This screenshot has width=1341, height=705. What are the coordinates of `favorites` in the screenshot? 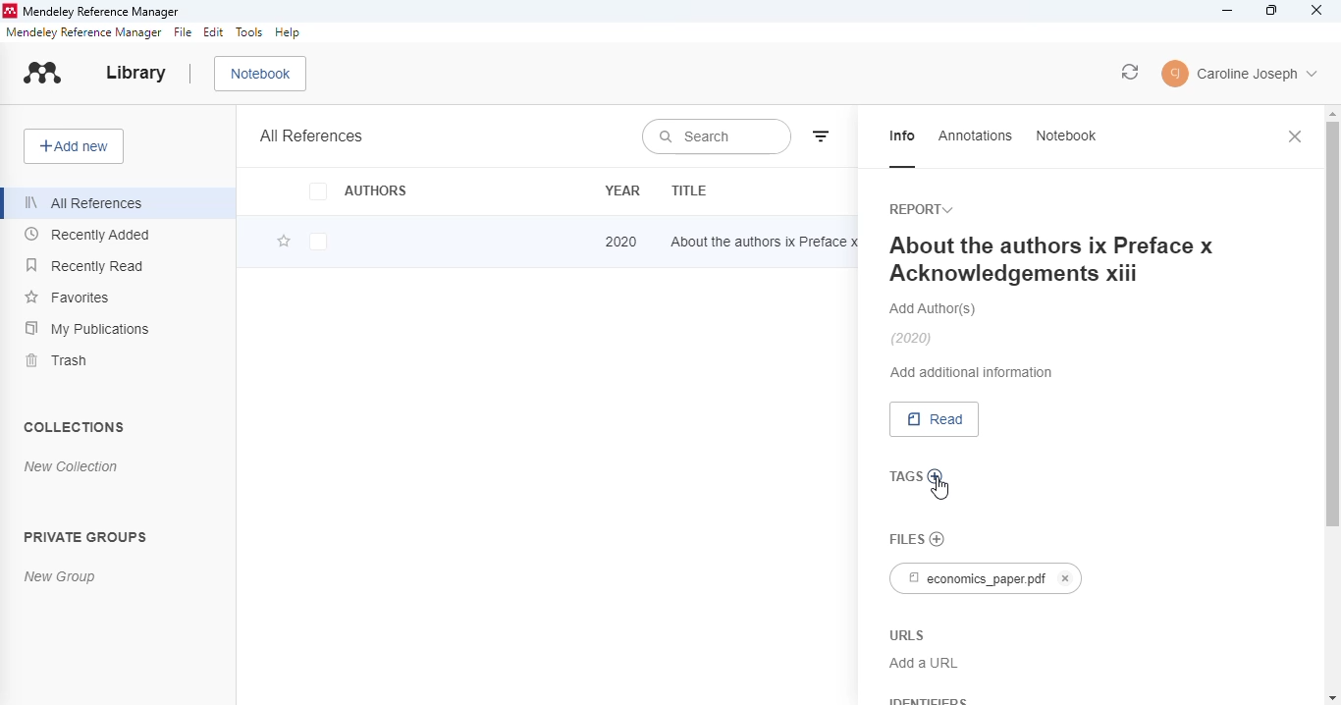 It's located at (67, 296).